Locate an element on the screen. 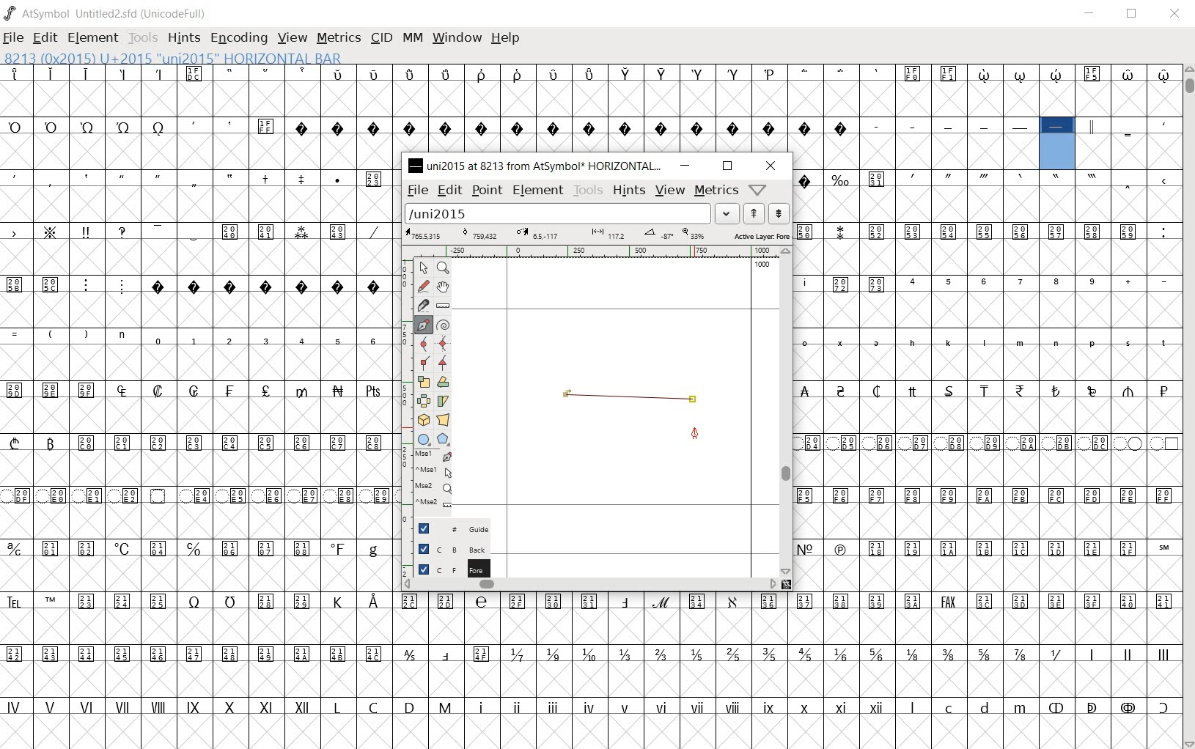 Image resolution: width=1195 pixels, height=749 pixels. CID is located at coordinates (381, 37).